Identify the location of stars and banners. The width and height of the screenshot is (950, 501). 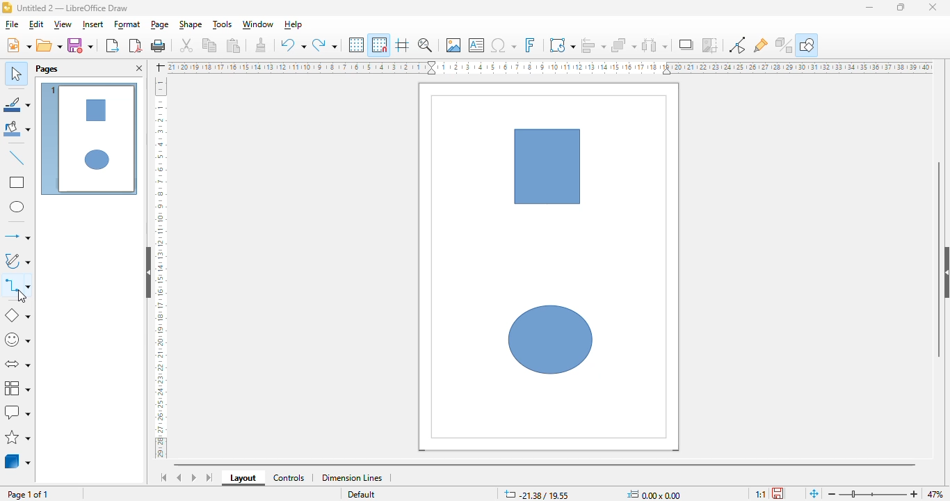
(19, 437).